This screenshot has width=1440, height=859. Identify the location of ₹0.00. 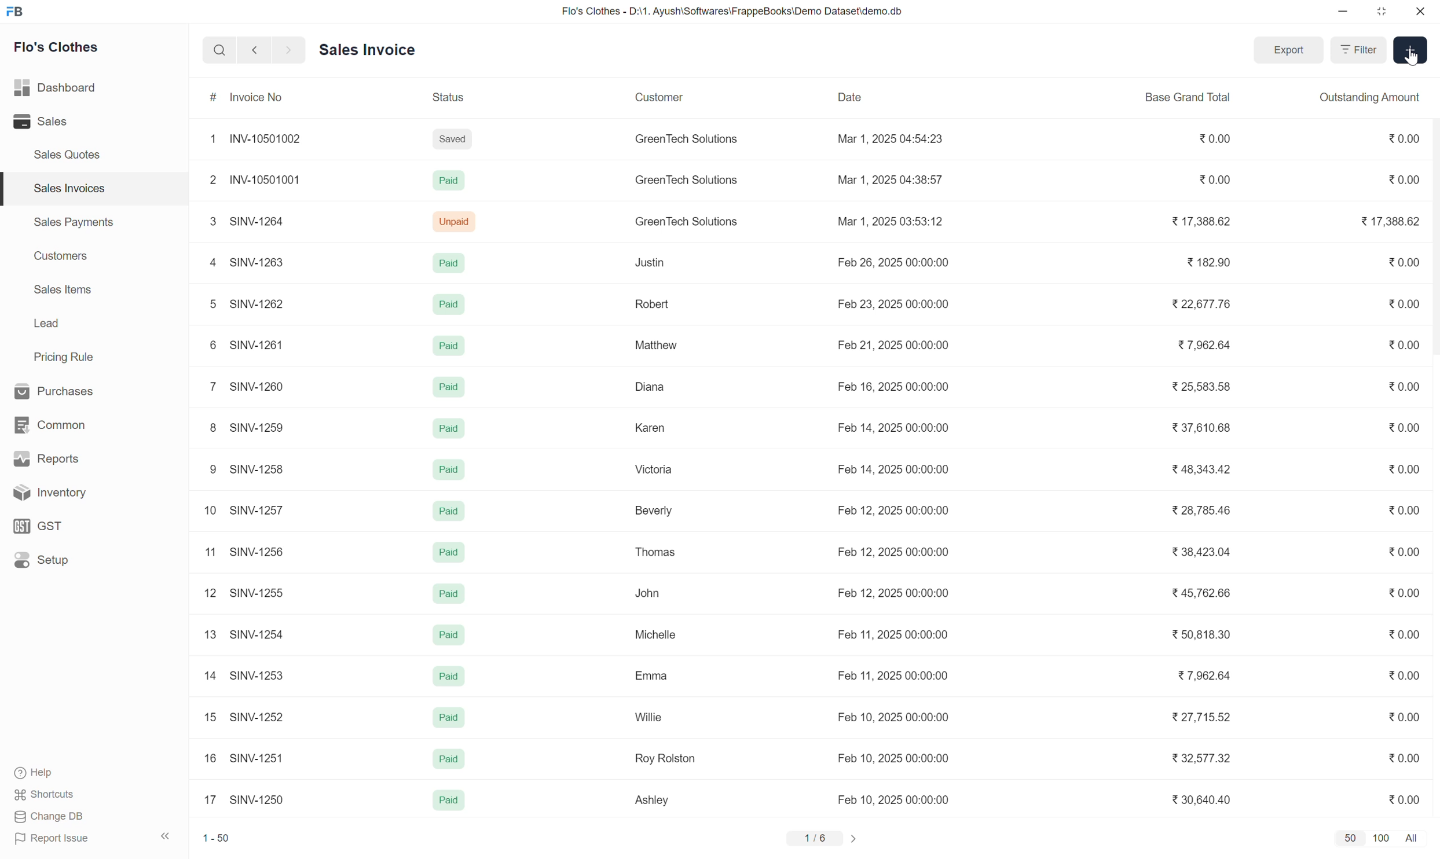
(1214, 181).